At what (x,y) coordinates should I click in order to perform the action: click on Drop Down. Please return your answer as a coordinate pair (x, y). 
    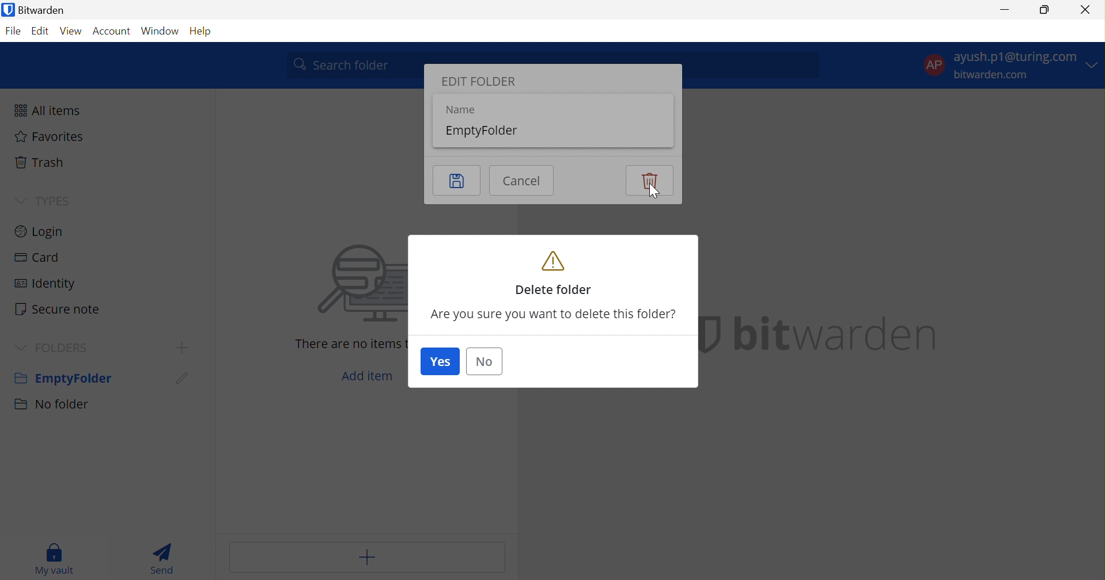
    Looking at the image, I should click on (19, 200).